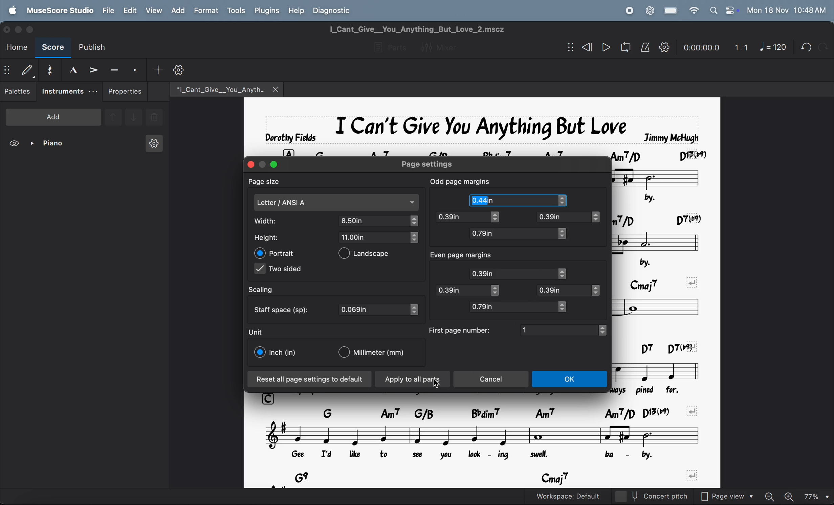 The height and width of the screenshot is (505, 834). What do you see at coordinates (310, 380) in the screenshot?
I see `reset page to default settings` at bounding box center [310, 380].